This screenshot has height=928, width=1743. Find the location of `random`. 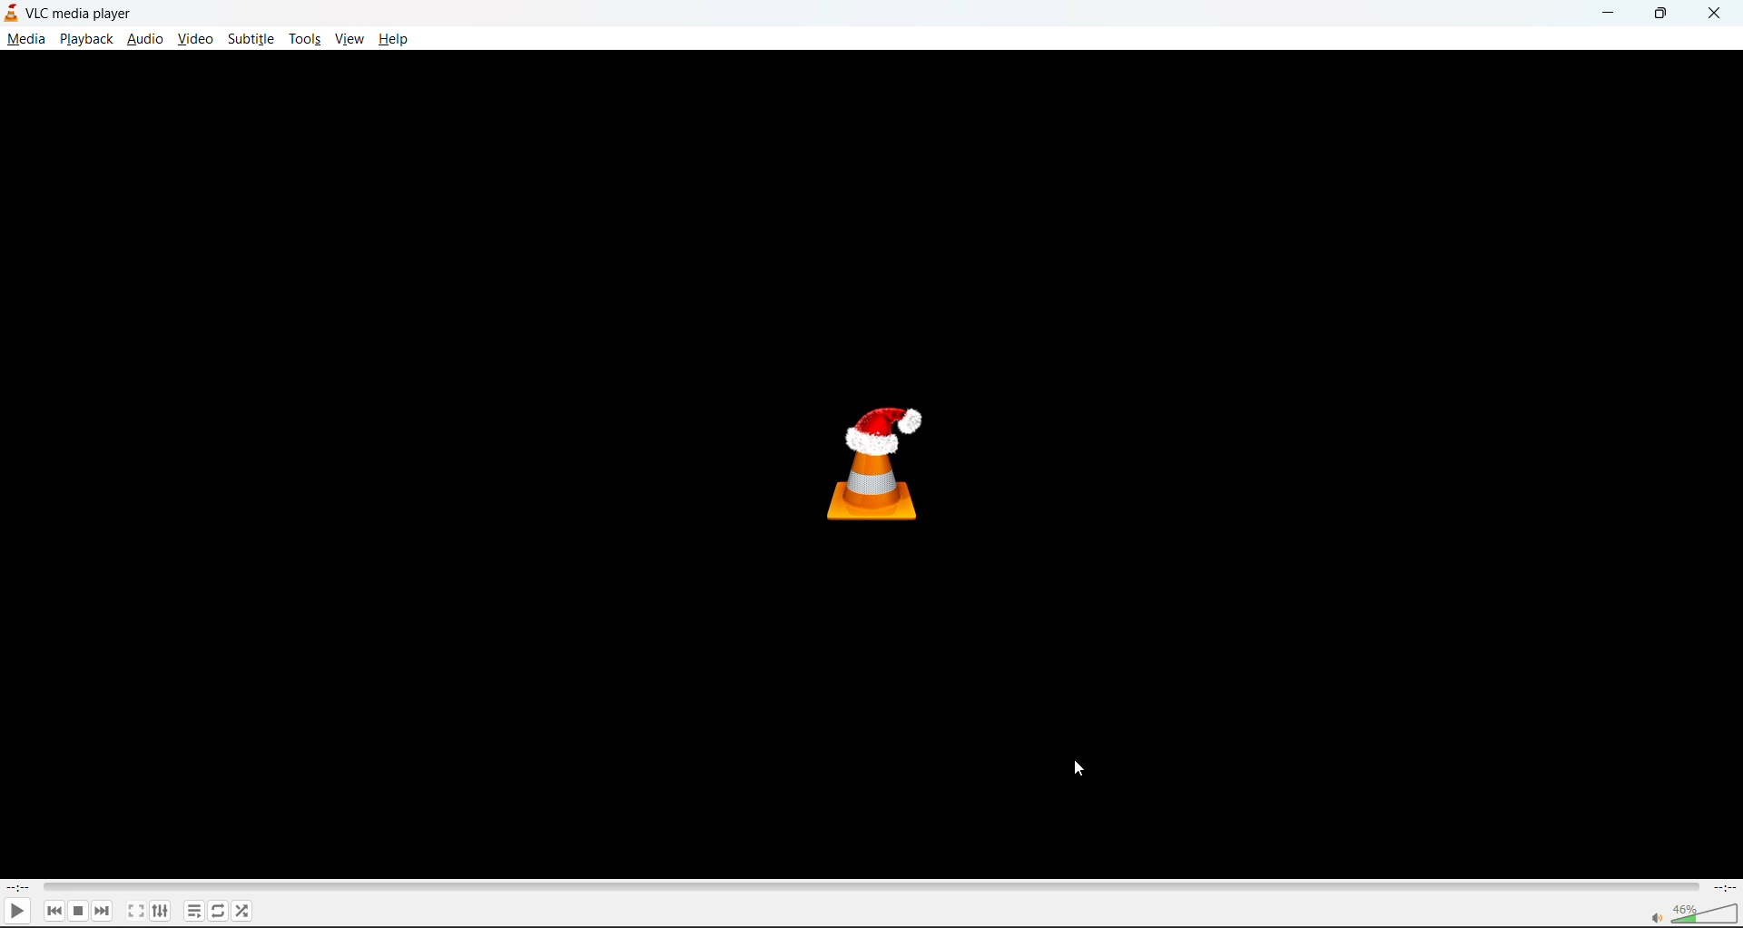

random is located at coordinates (244, 913).